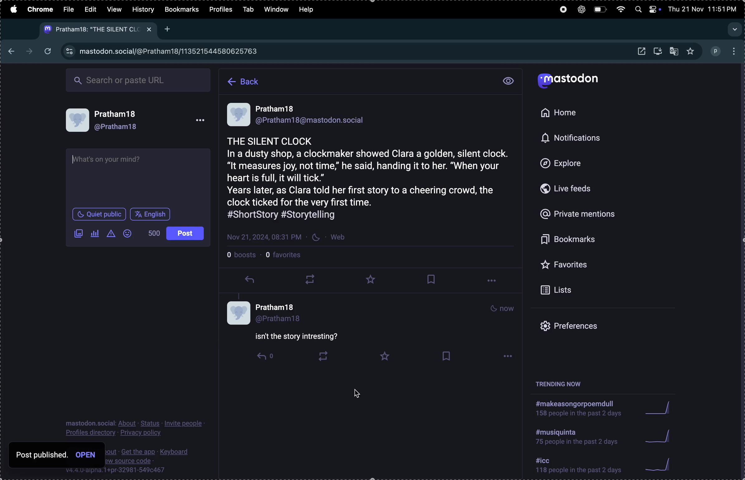 This screenshot has width=745, height=480. What do you see at coordinates (95, 234) in the screenshot?
I see `pole` at bounding box center [95, 234].